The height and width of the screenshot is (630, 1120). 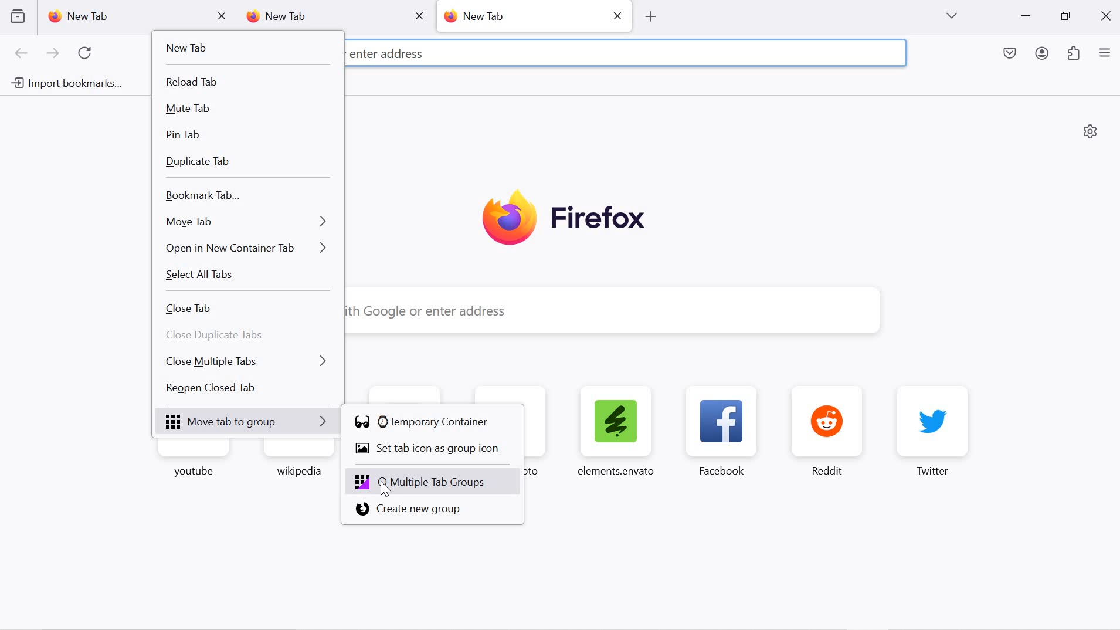 I want to click on 3 kearch with Google or enter address, so click(x=467, y=51).